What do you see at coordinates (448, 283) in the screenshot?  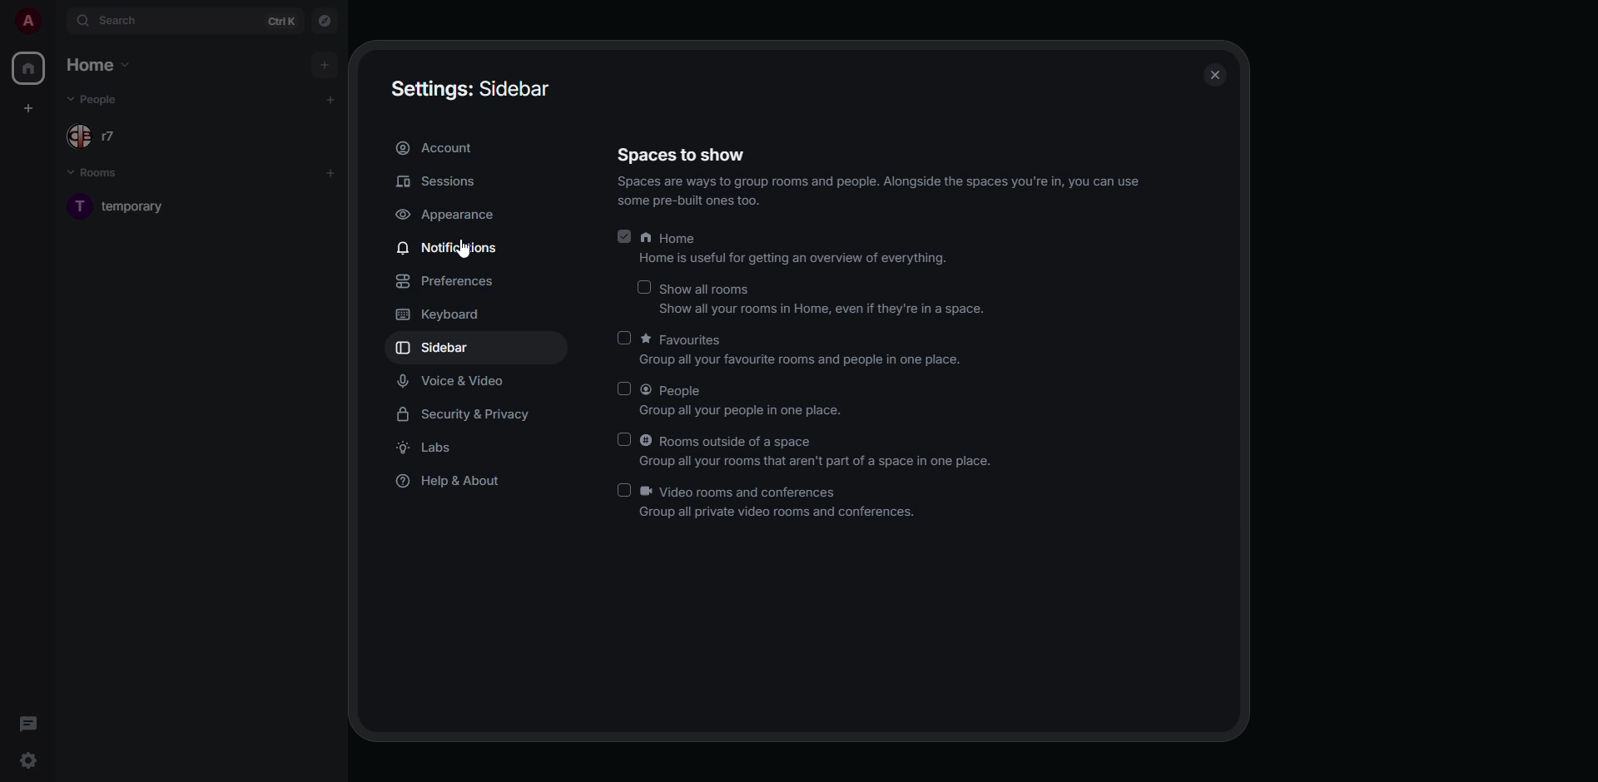 I see `preferences` at bounding box center [448, 283].